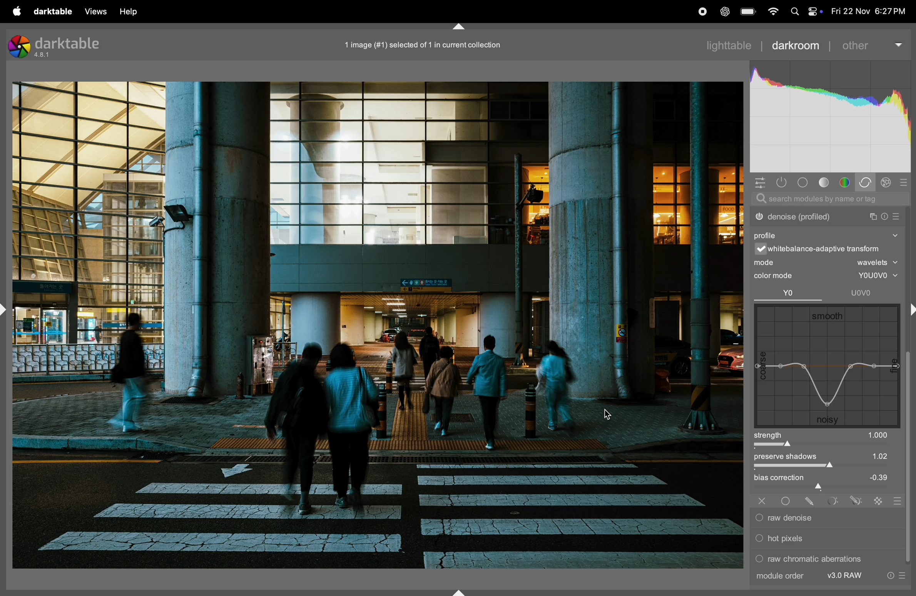 The width and height of the screenshot is (916, 596). Describe the element at coordinates (824, 482) in the screenshot. I see `bias correctiom` at that location.